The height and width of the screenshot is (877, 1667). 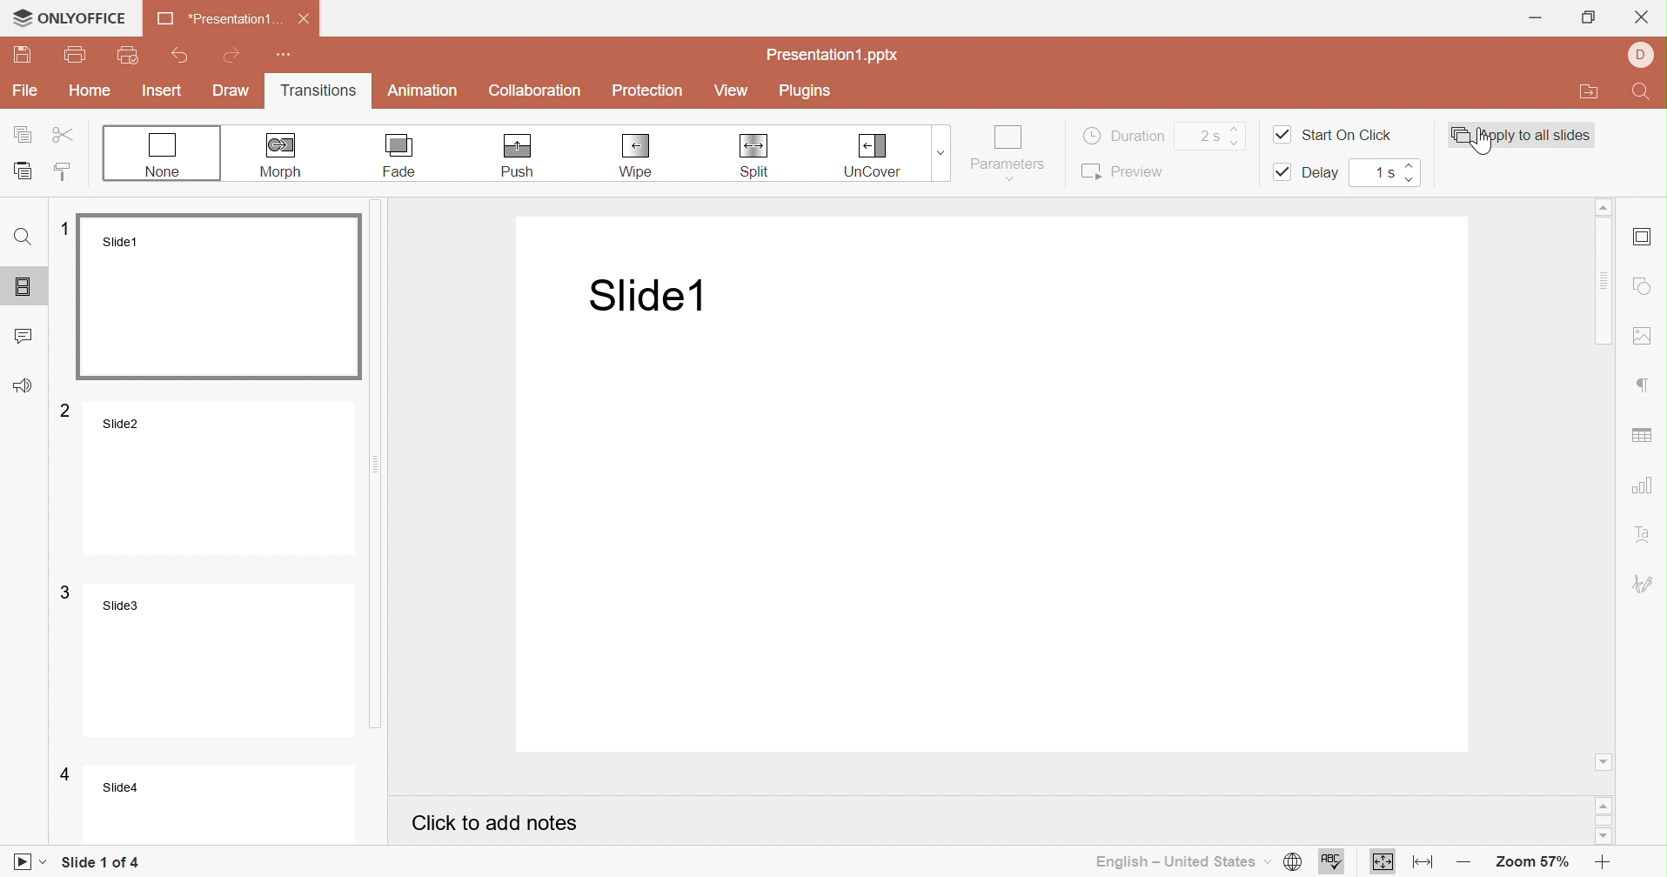 What do you see at coordinates (1425, 864) in the screenshot?
I see `Fit to width` at bounding box center [1425, 864].